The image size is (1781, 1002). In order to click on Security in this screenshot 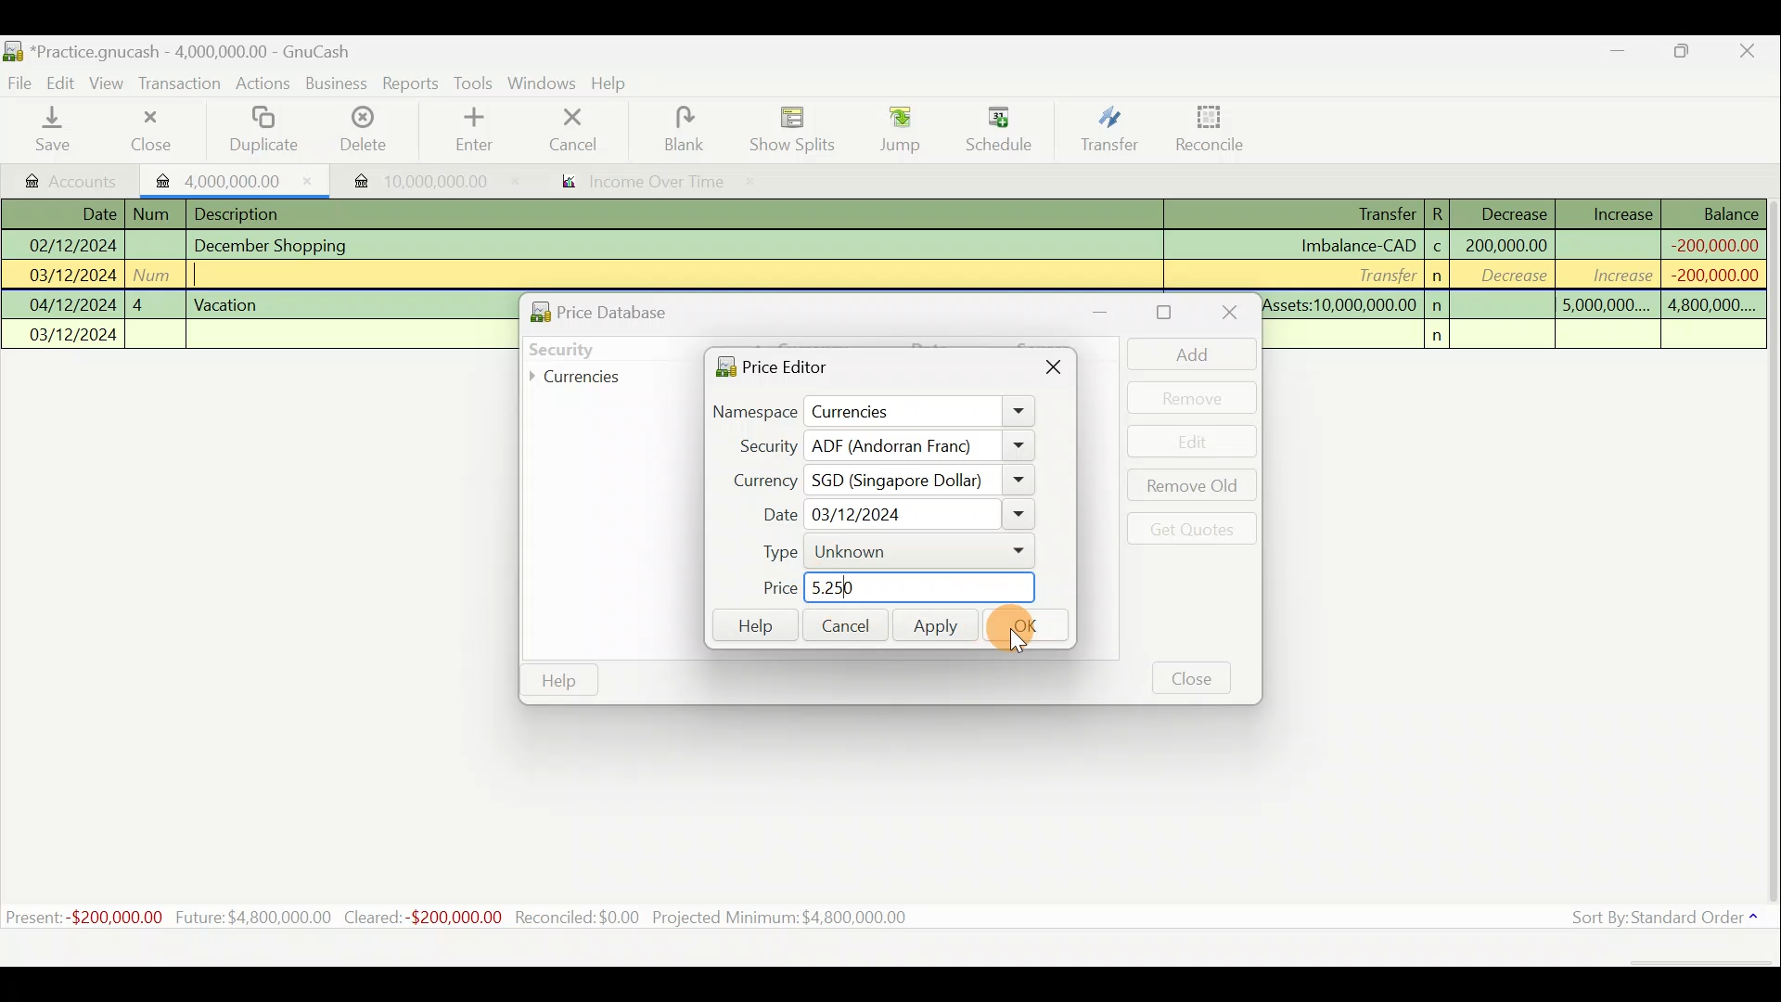, I will do `click(599, 347)`.